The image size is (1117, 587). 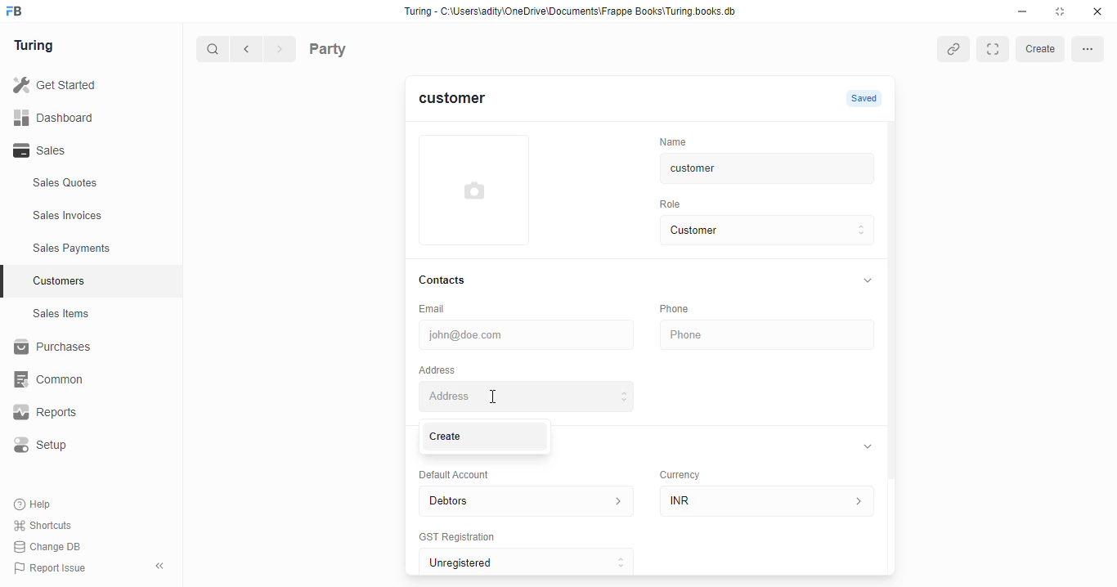 I want to click on customer, so click(x=462, y=102).